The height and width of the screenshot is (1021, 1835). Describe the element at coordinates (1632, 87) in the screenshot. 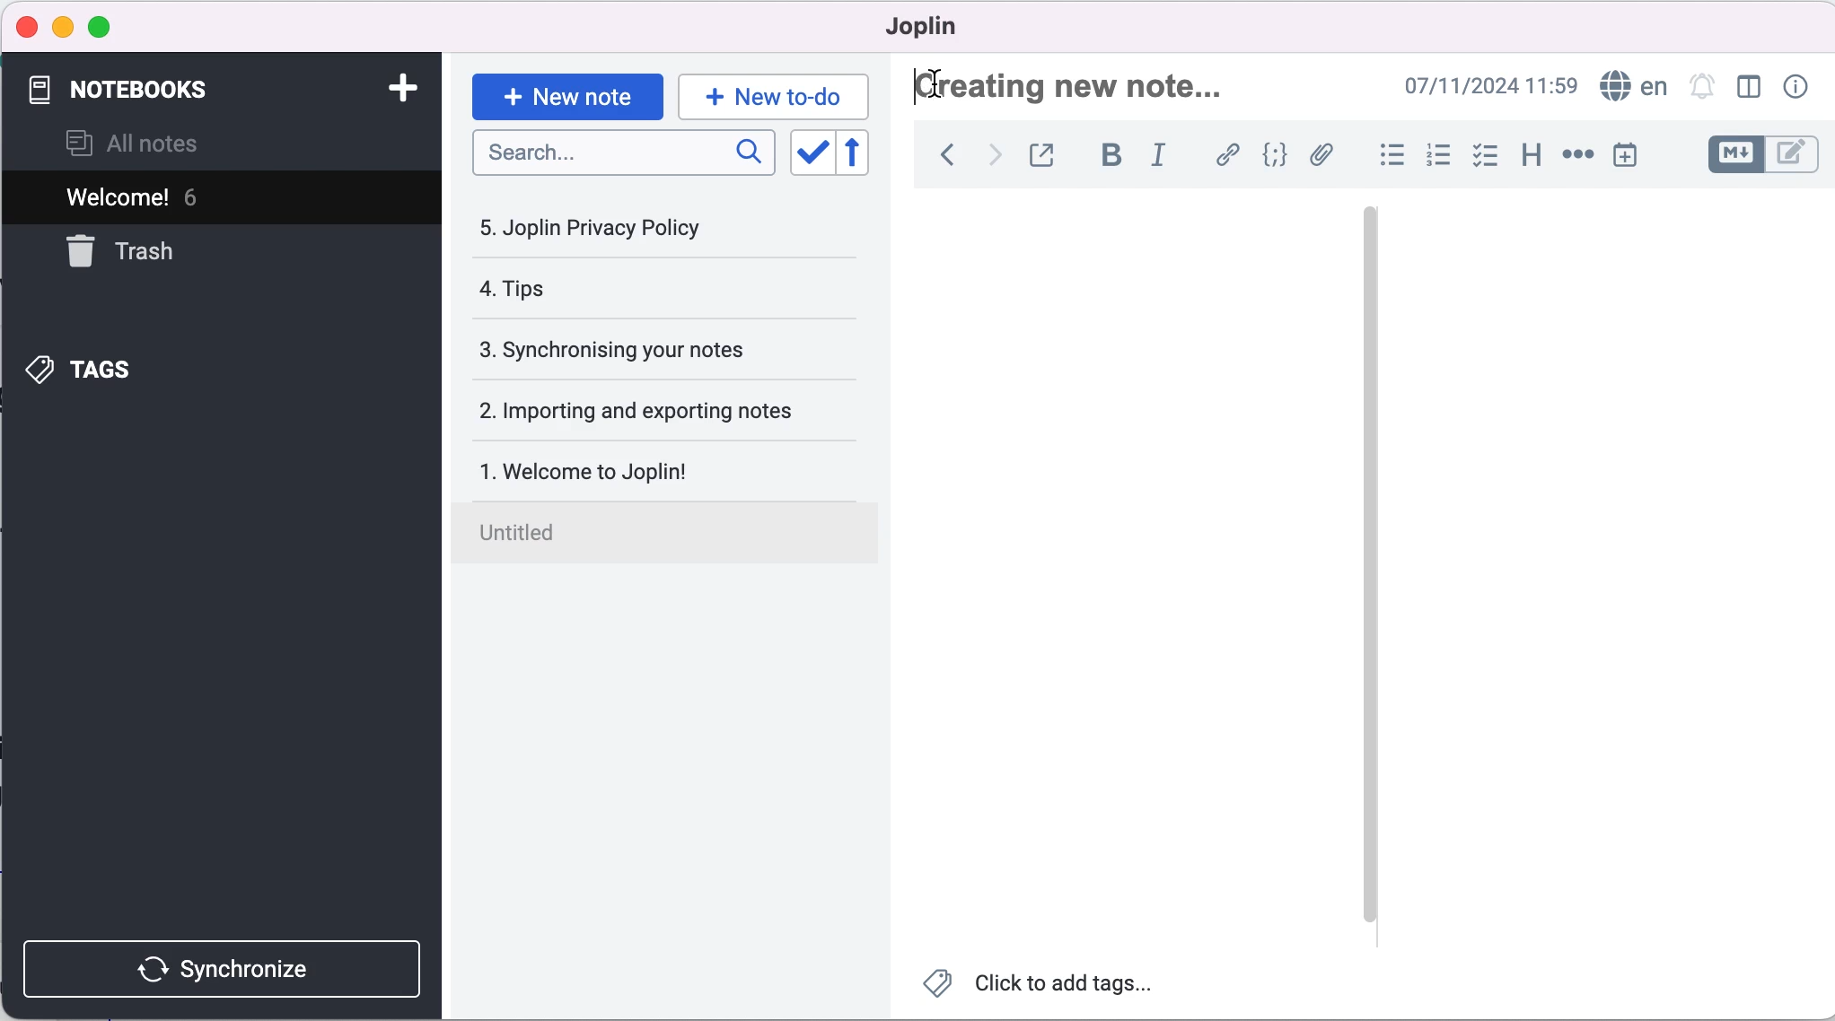

I see `language` at that location.